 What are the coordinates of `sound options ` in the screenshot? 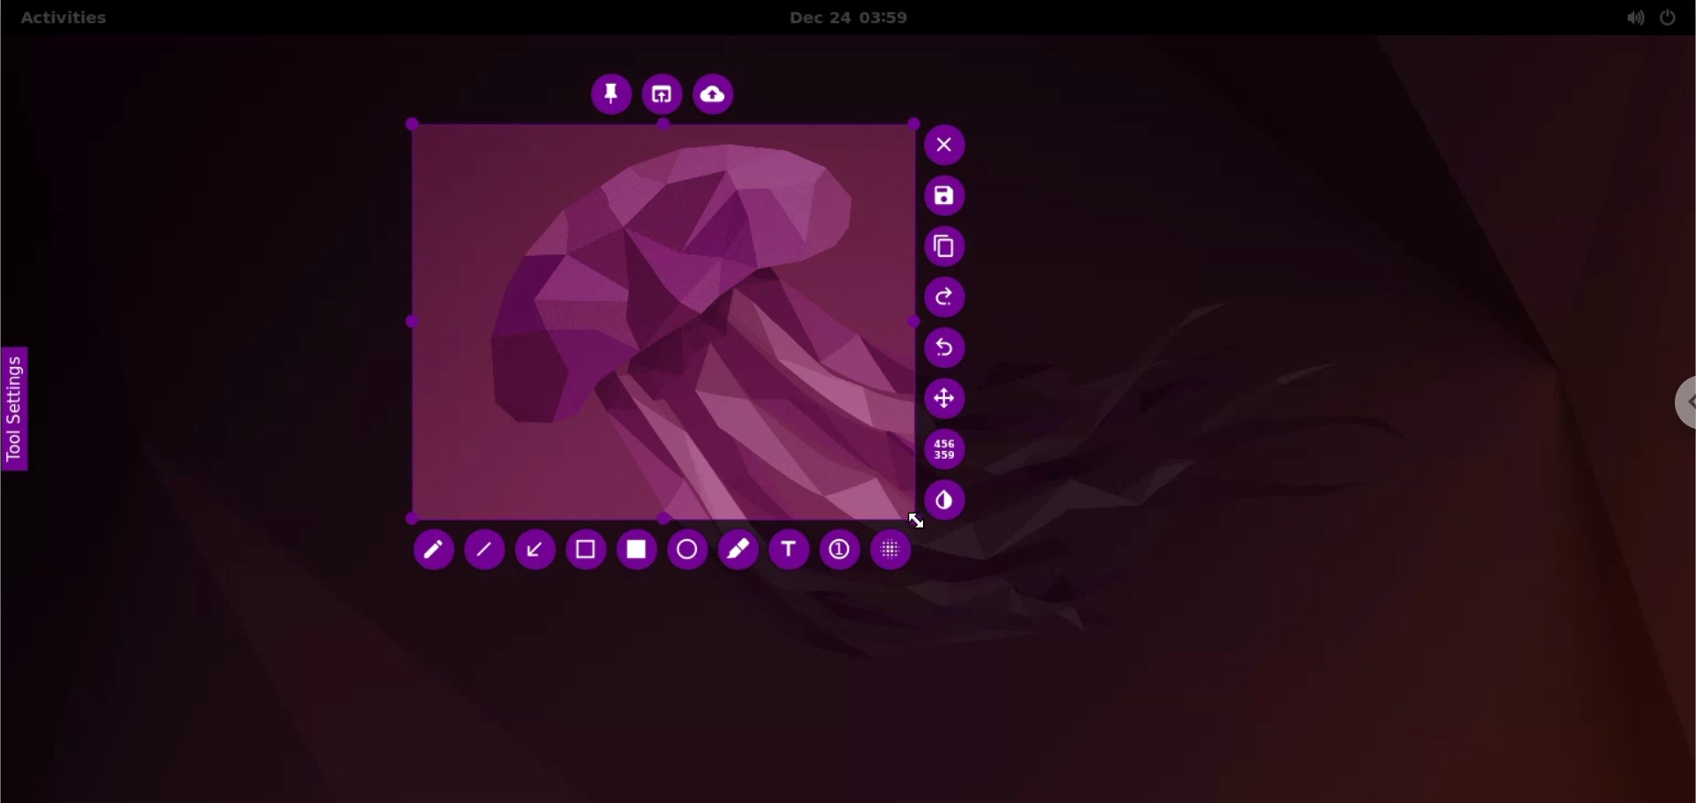 It's located at (1632, 19).